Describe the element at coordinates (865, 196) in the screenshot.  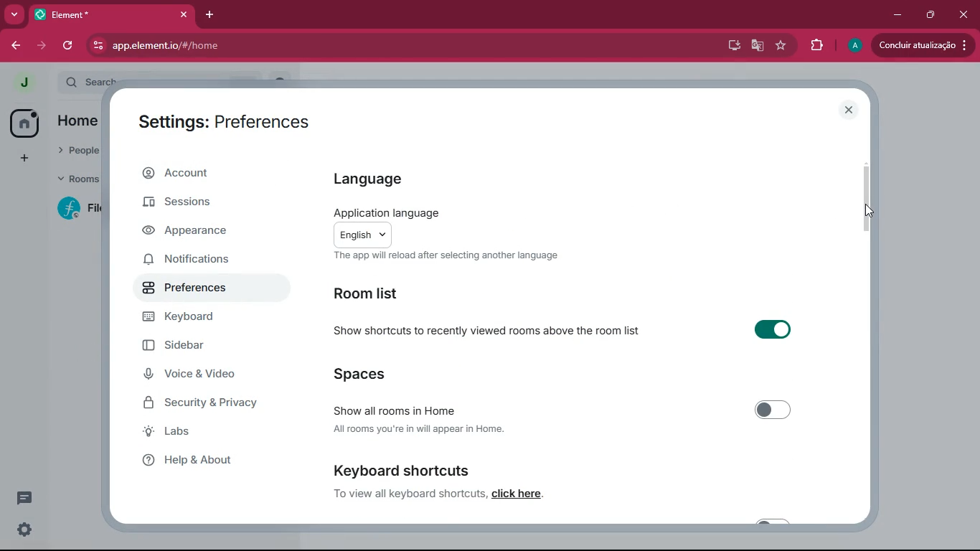
I see `scroll bar` at that location.